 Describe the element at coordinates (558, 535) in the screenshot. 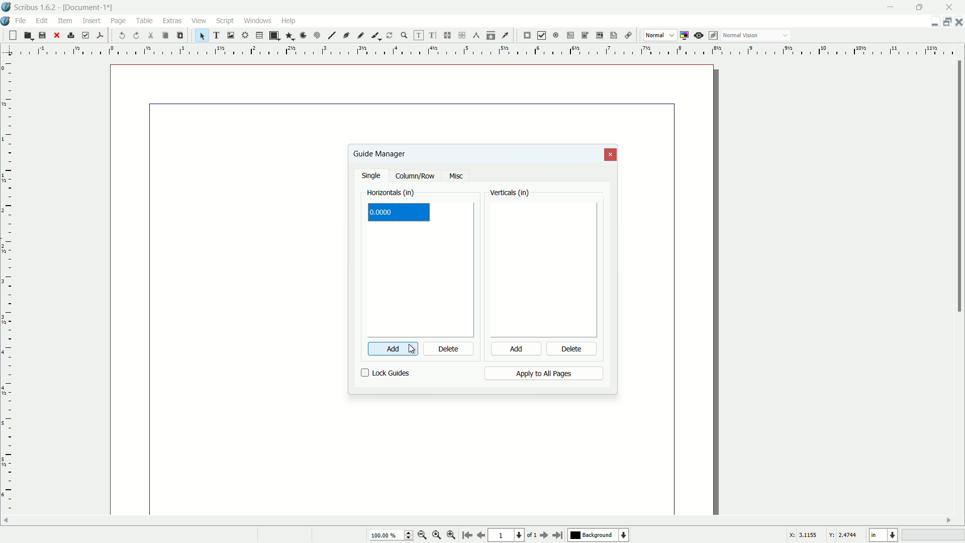

I see `go to last page` at that location.